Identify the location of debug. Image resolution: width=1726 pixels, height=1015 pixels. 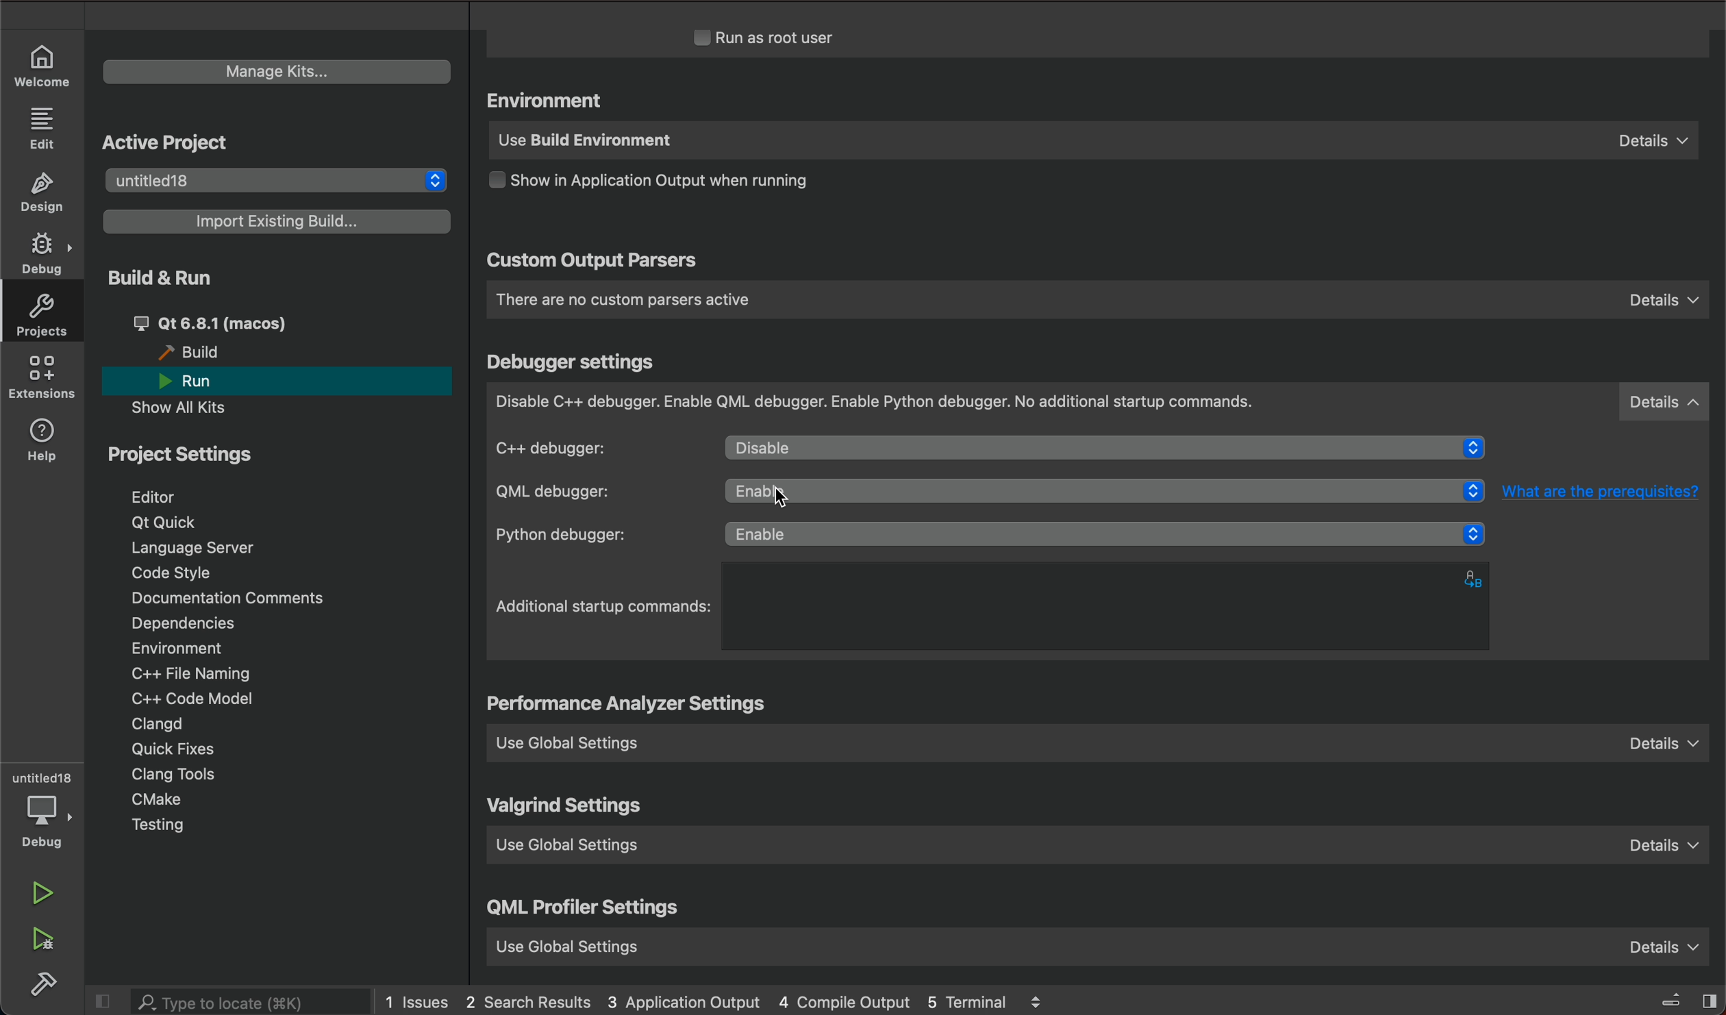
(48, 821).